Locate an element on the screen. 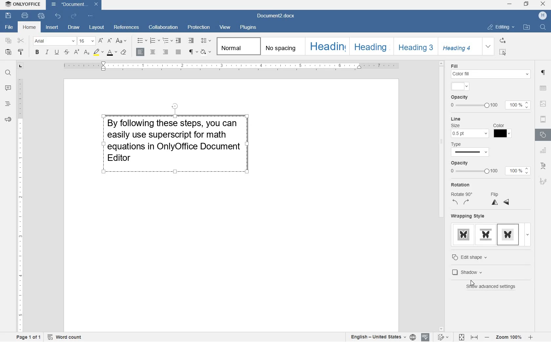 The height and width of the screenshot is (342, 551). paragraph settings is located at coordinates (543, 73).